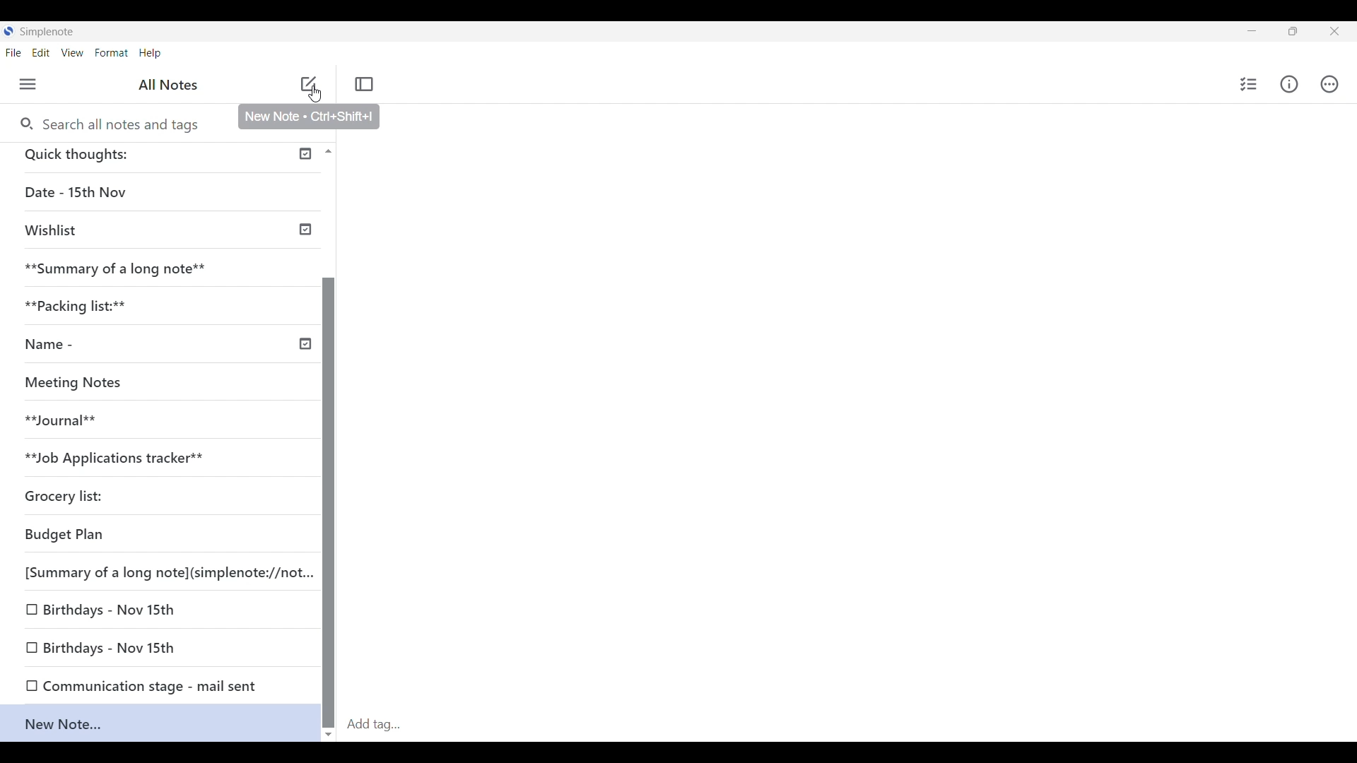  Describe the element at coordinates (382, 724) in the screenshot. I see `Add tag...` at that location.